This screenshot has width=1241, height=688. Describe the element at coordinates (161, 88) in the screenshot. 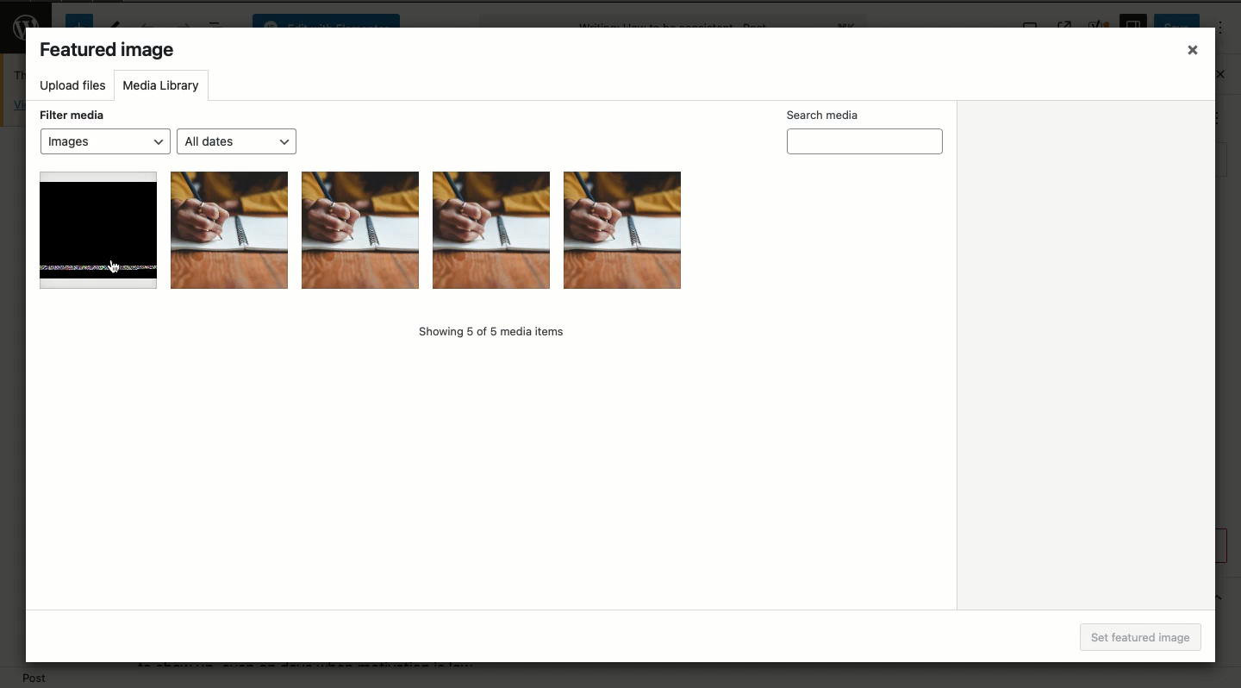

I see `Media library` at that location.